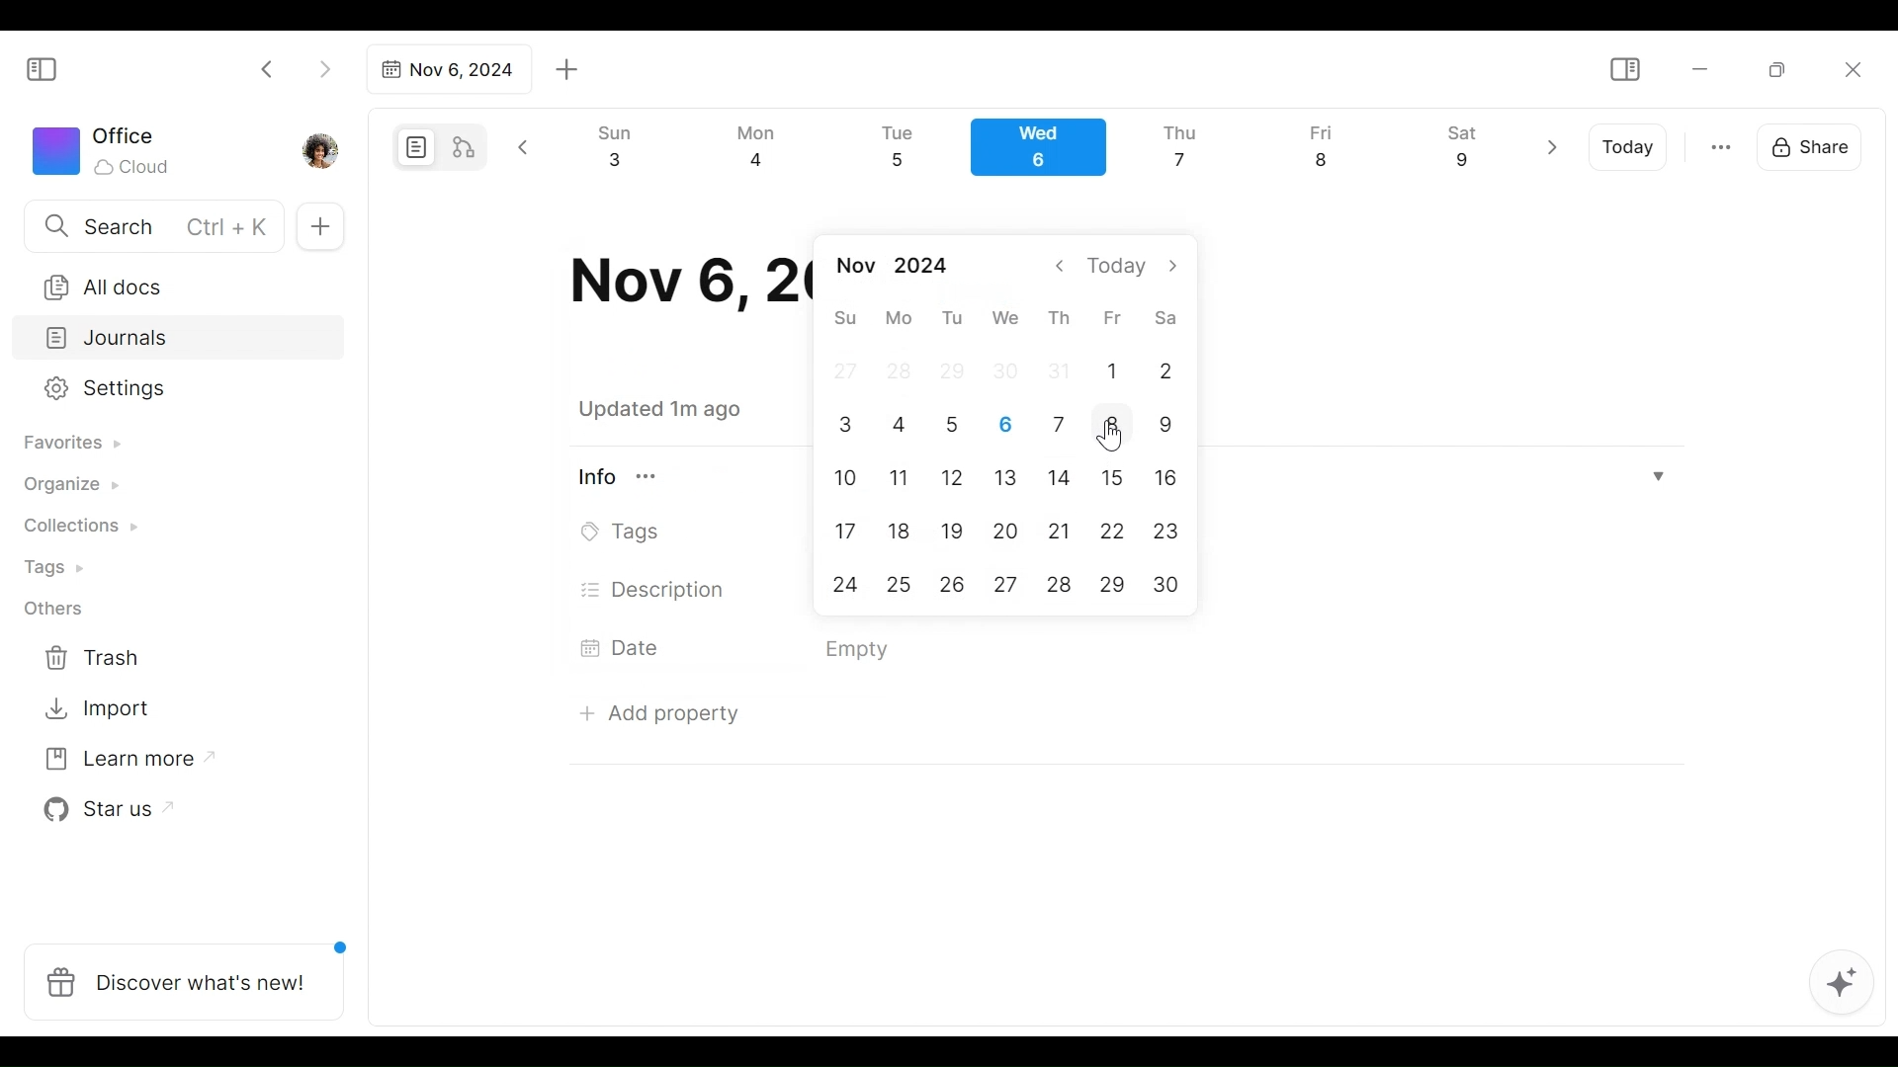 This screenshot has height=1067, width=1898. Describe the element at coordinates (1700, 67) in the screenshot. I see `Minimize` at that location.